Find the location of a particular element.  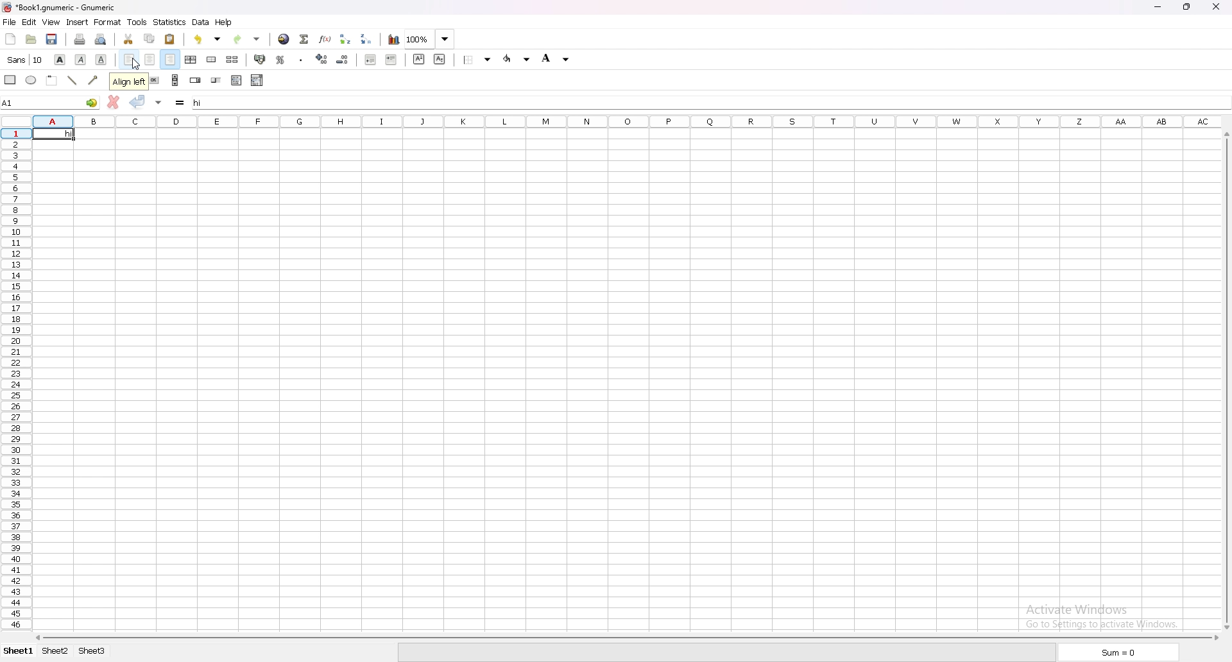

italic is located at coordinates (81, 59).